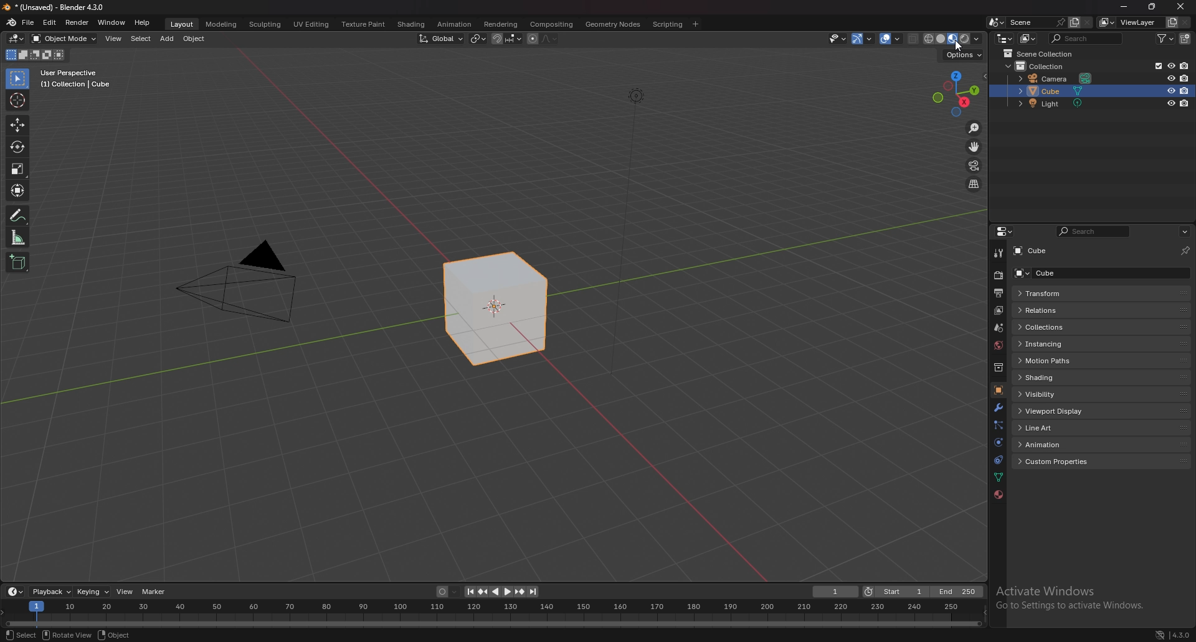  What do you see at coordinates (1184, 103) in the screenshot?
I see `disable in renders` at bounding box center [1184, 103].